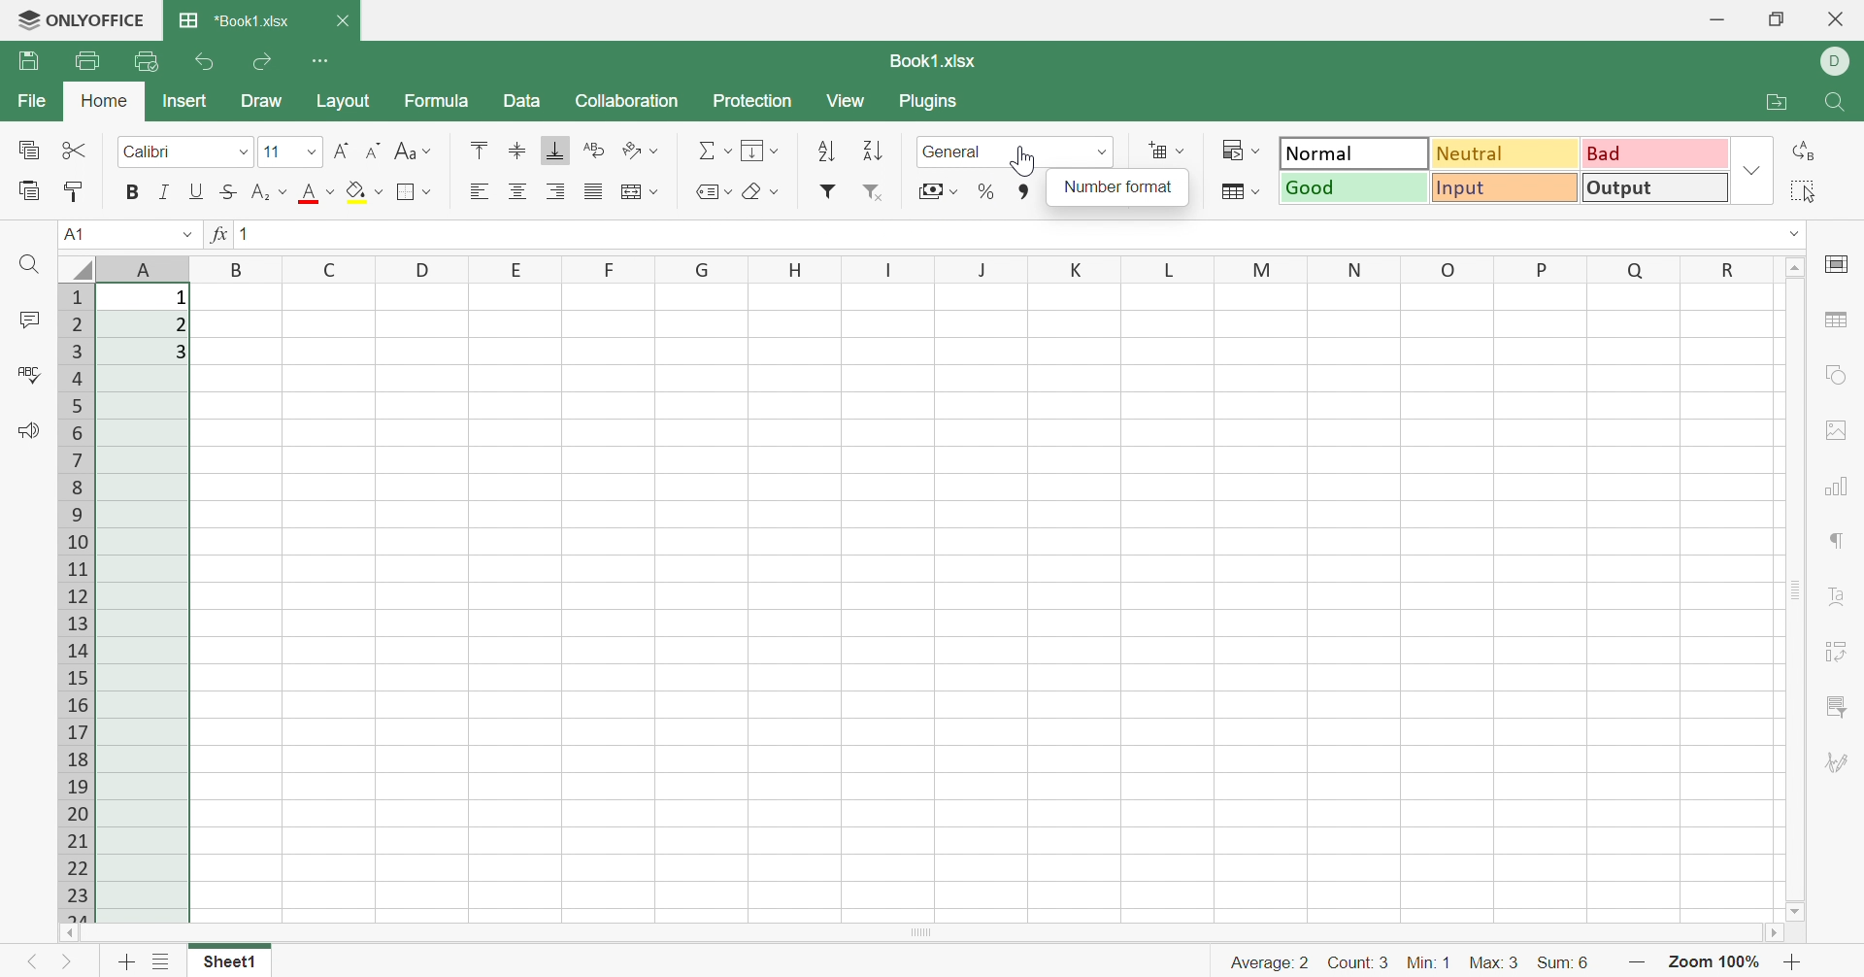  I want to click on View, so click(846, 101).